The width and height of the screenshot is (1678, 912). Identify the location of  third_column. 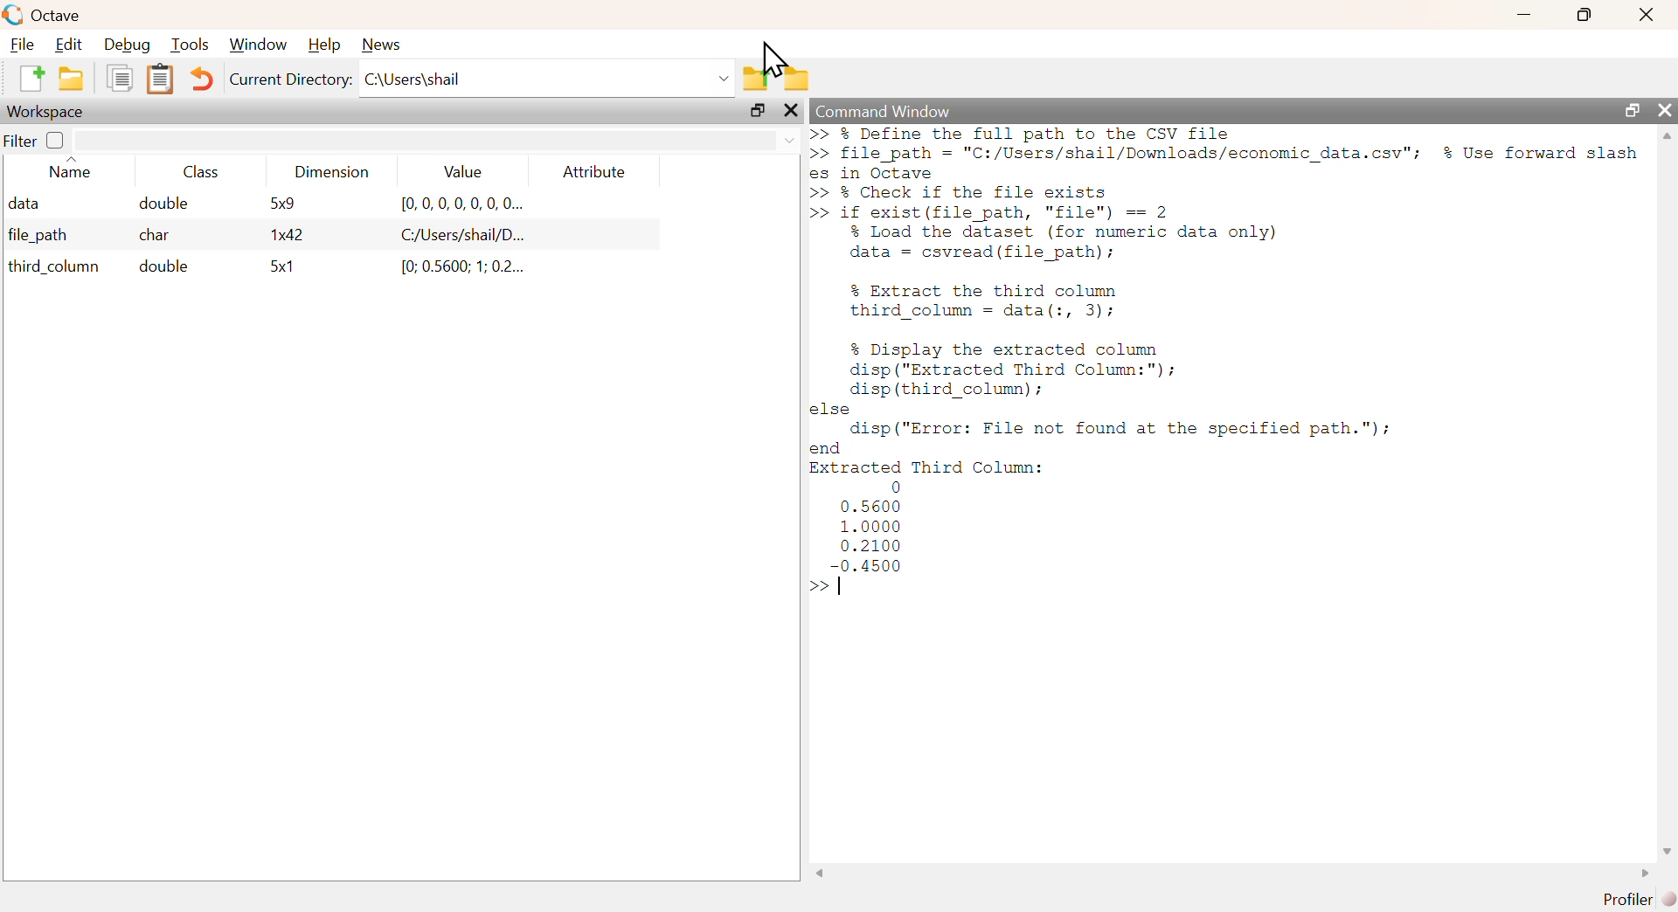
(51, 270).